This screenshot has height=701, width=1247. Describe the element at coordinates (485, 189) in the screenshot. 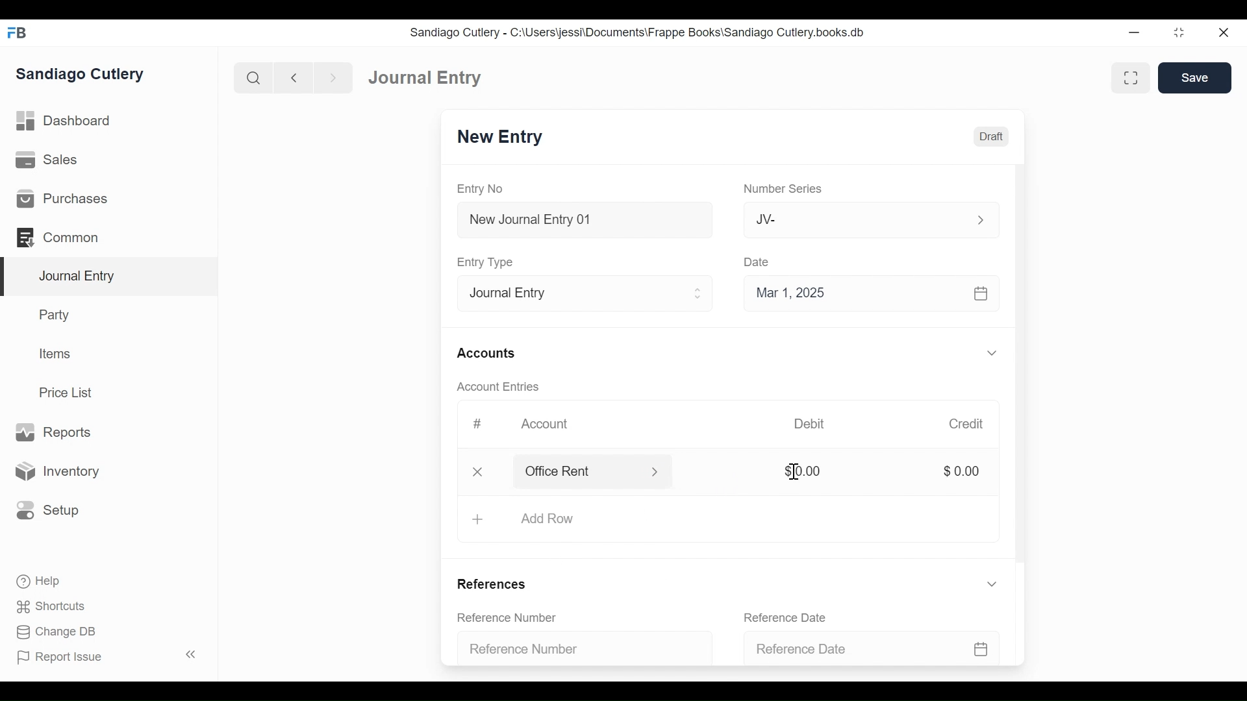

I see `Entry No` at that location.